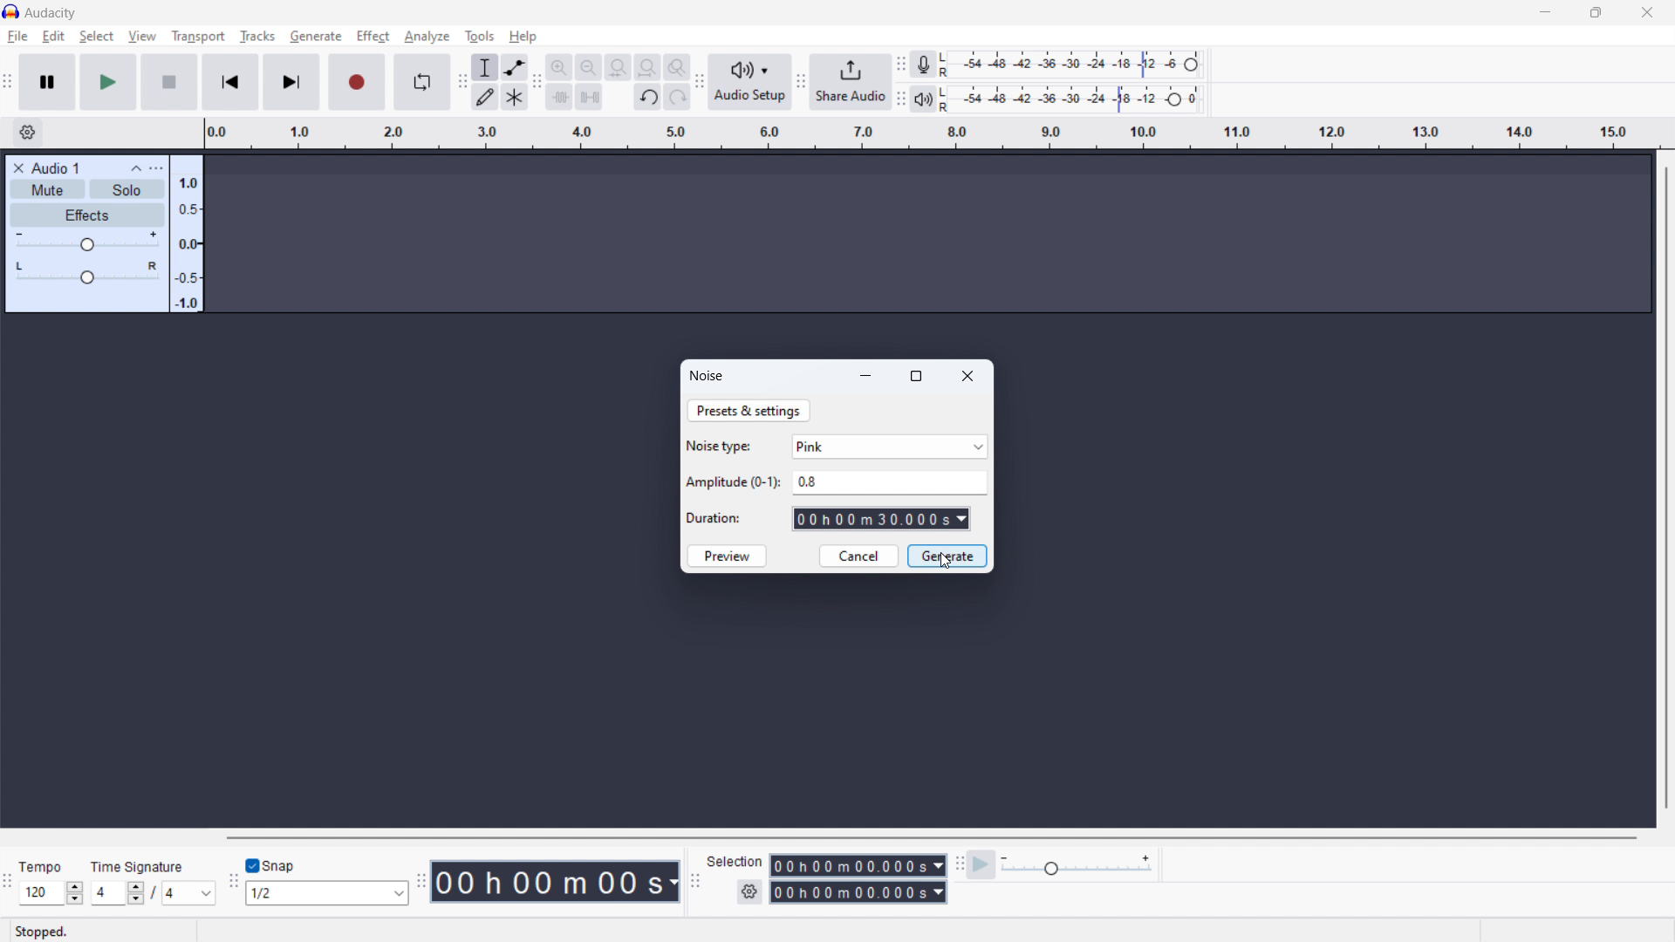 The width and height of the screenshot is (1675, 942). Describe the element at coordinates (801, 82) in the screenshot. I see `share audio toolbar` at that location.